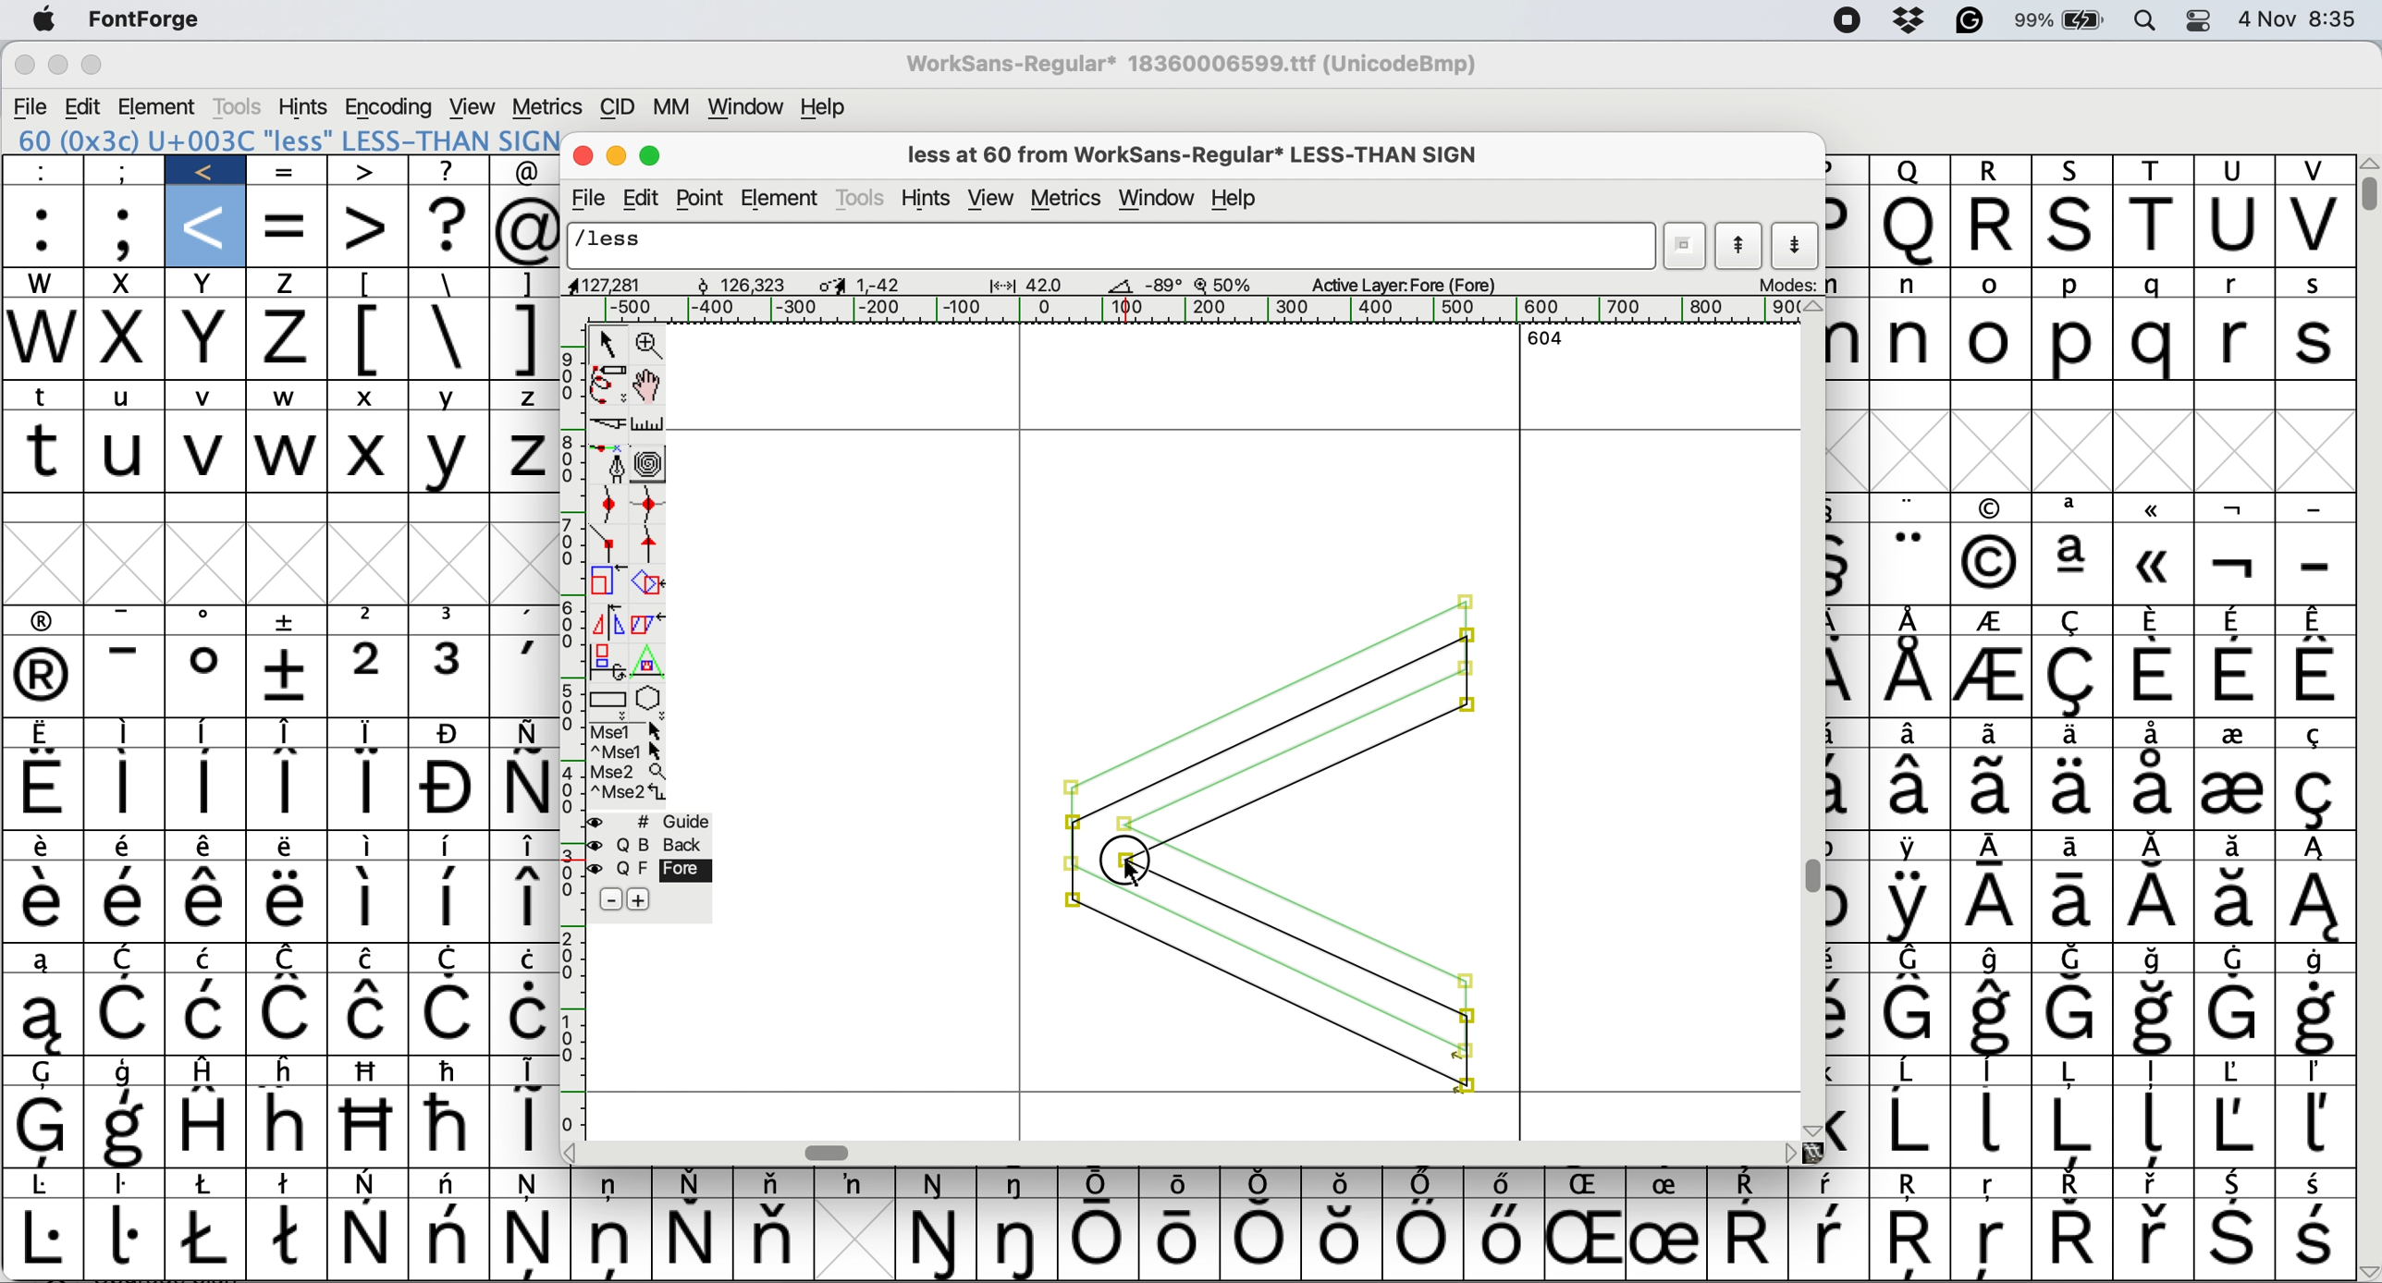 This screenshot has height=1283, width=2382. What do you see at coordinates (214, 1184) in the screenshot?
I see `Symbol` at bounding box center [214, 1184].